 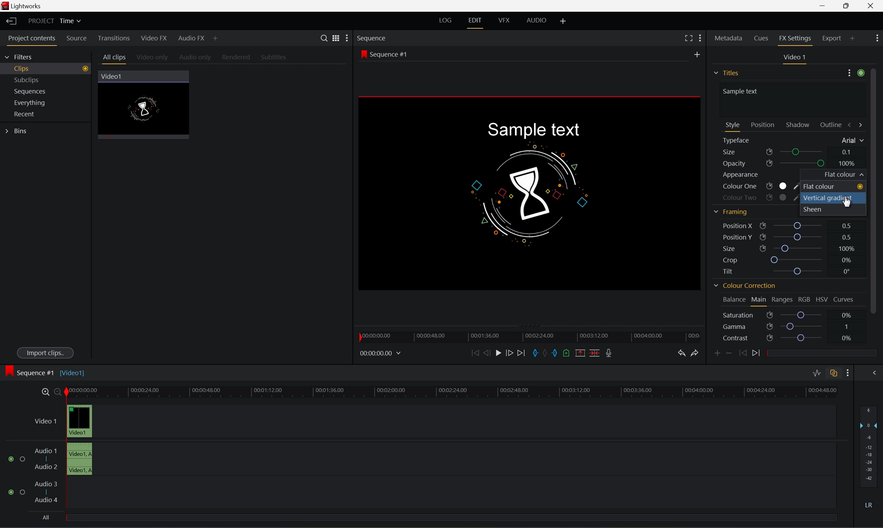 I want to click on Audio 3, so click(x=46, y=484).